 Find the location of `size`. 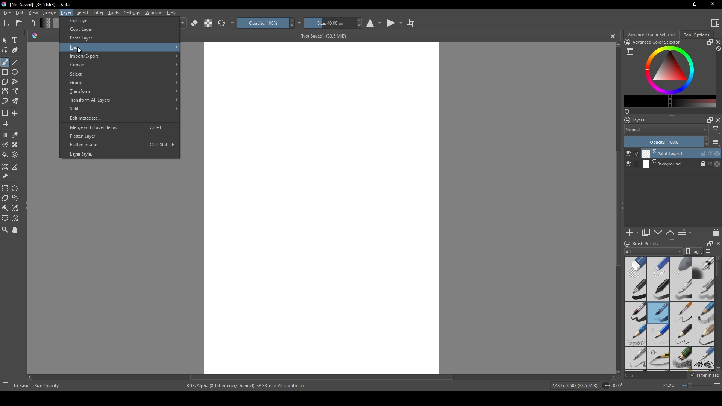

size is located at coordinates (329, 23).